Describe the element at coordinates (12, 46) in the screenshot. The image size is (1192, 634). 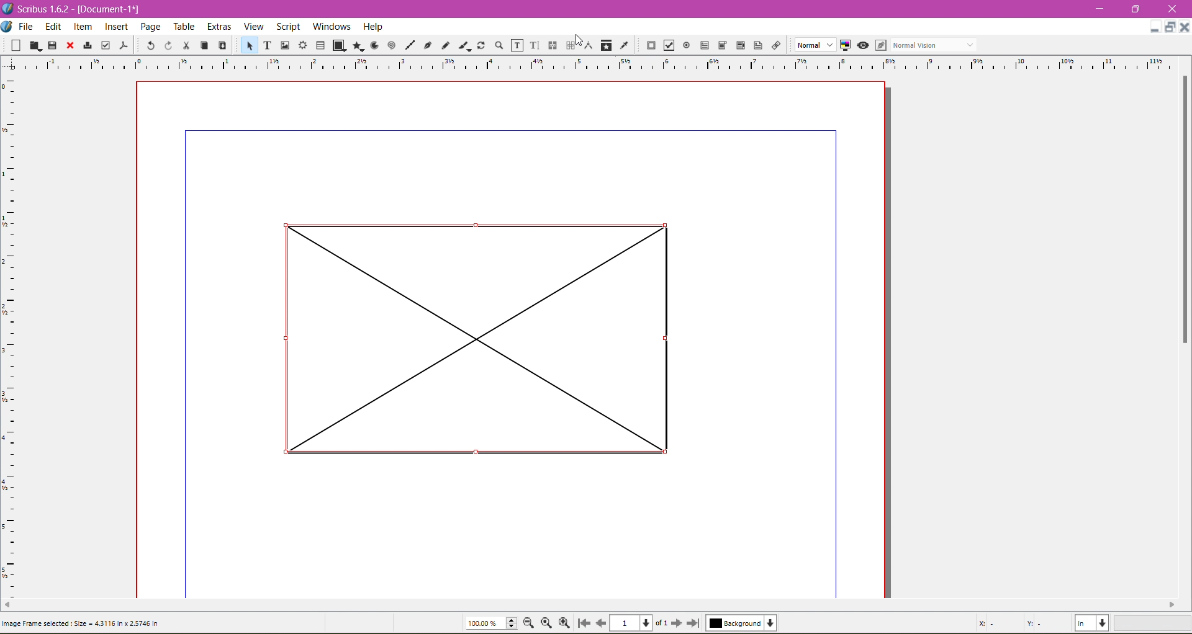
I see `New` at that location.